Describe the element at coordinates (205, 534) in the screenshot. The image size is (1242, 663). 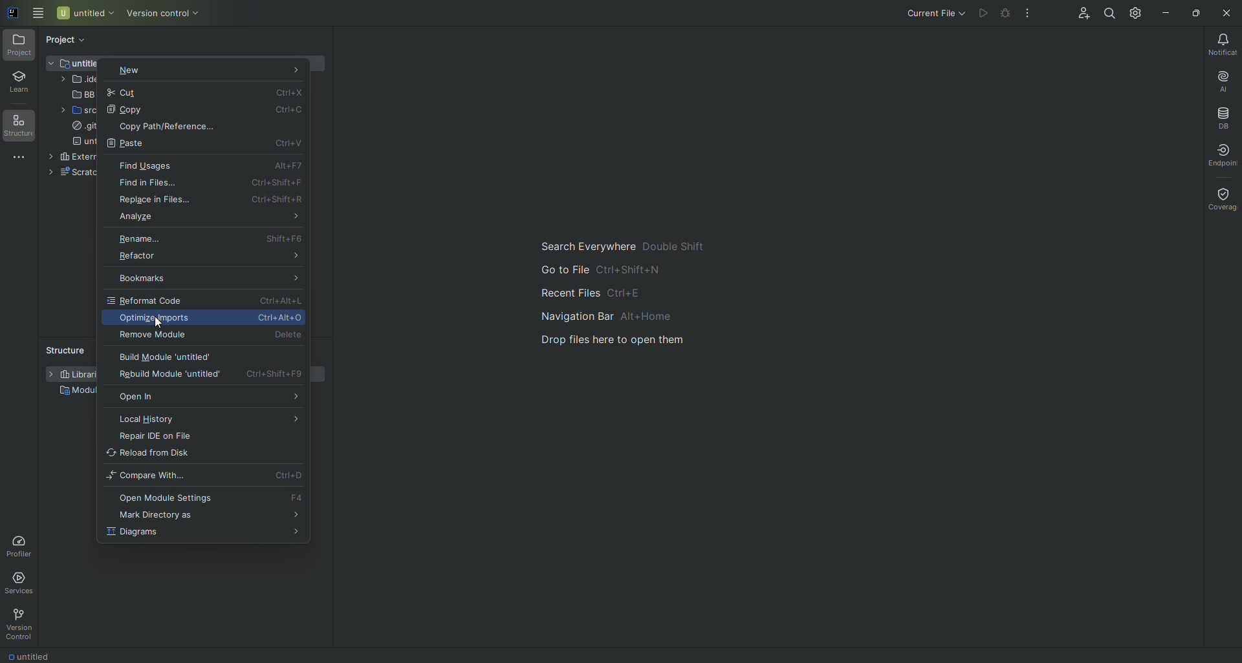
I see `Diagrams` at that location.